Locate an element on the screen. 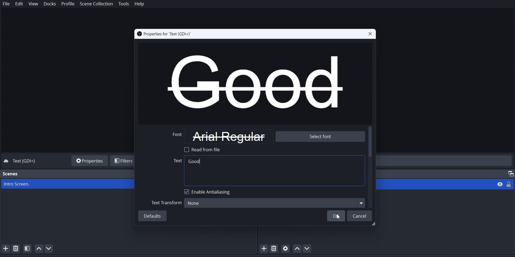  Read From file is located at coordinates (204, 149).